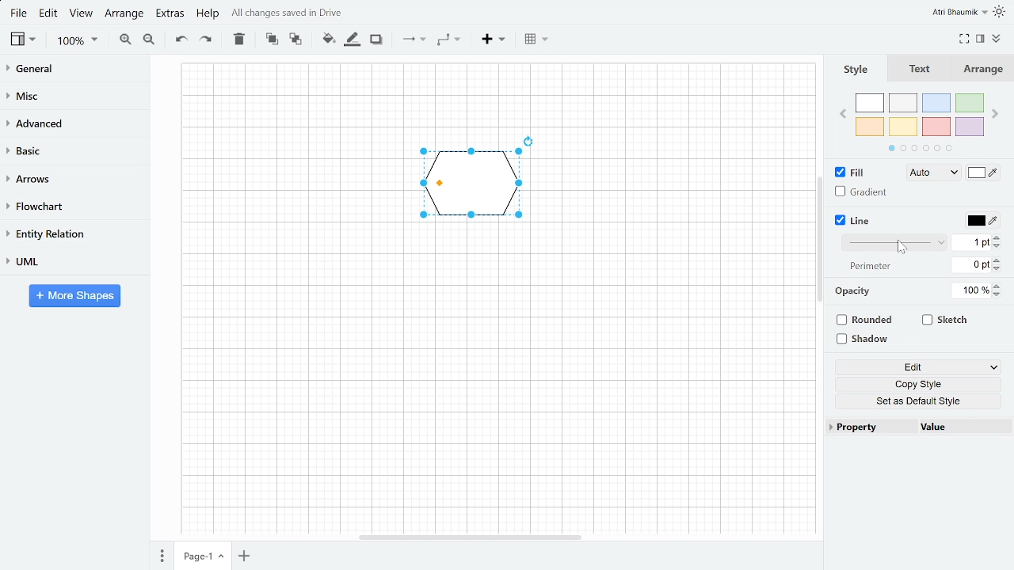 Image resolution: width=1014 pixels, height=570 pixels. I want to click on Indicates more section of colours to choose from, so click(921, 148).